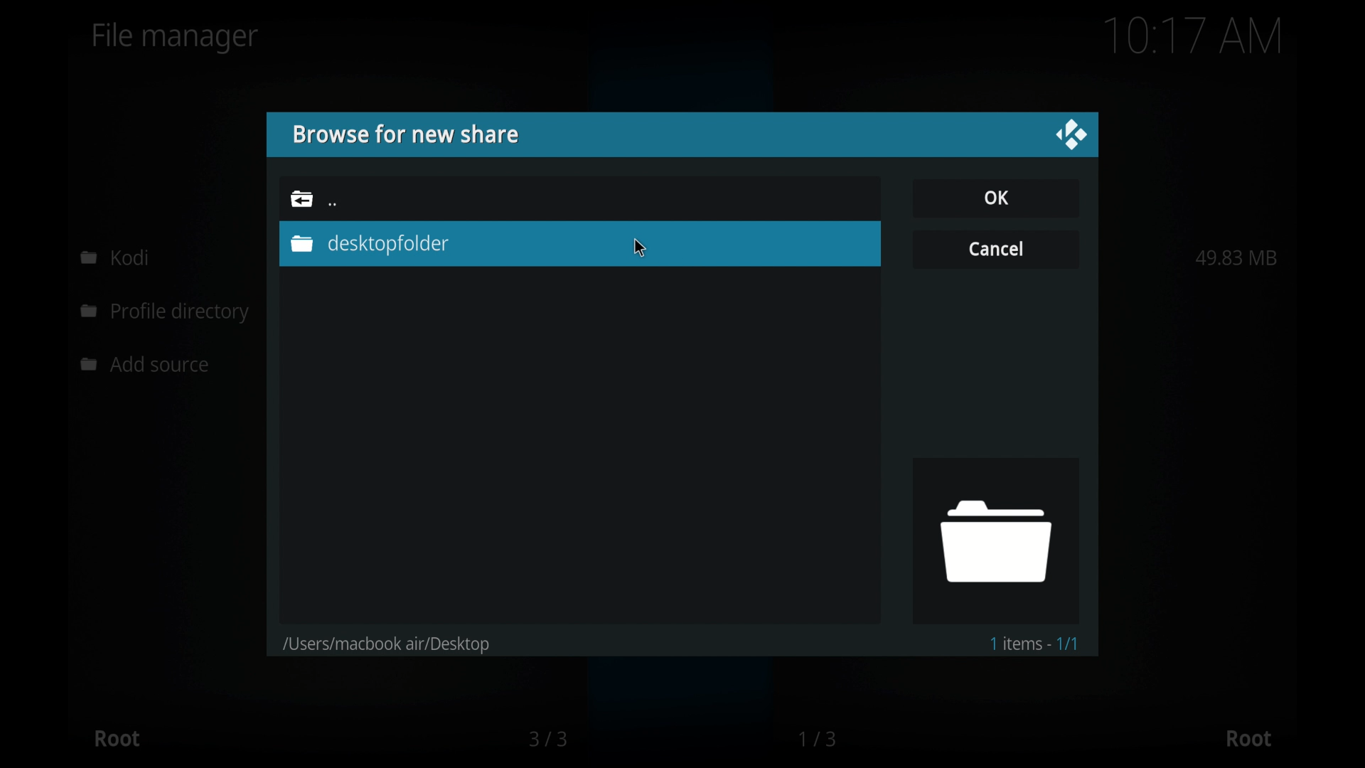 The width and height of the screenshot is (1365, 768). Describe the element at coordinates (368, 244) in the screenshot. I see `desktop folder` at that location.